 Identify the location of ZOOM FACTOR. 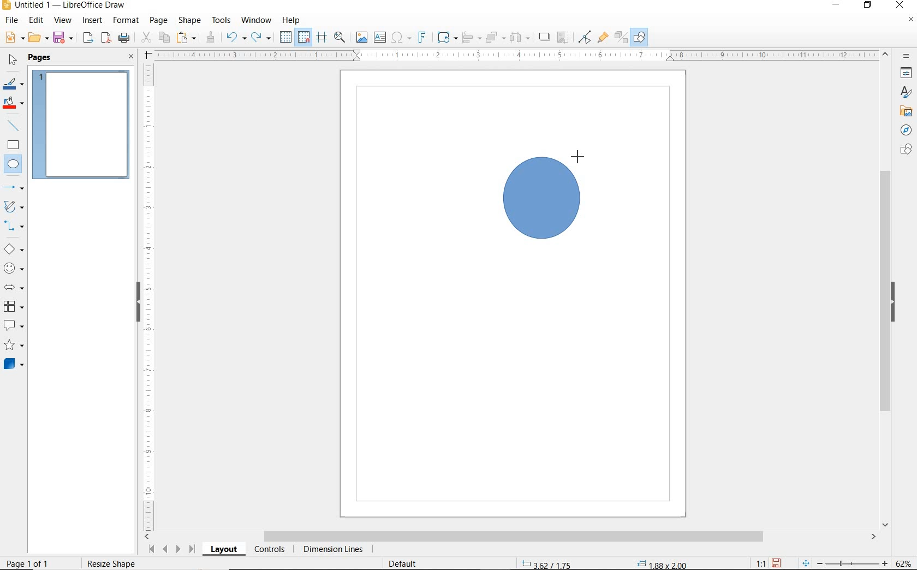
(904, 561).